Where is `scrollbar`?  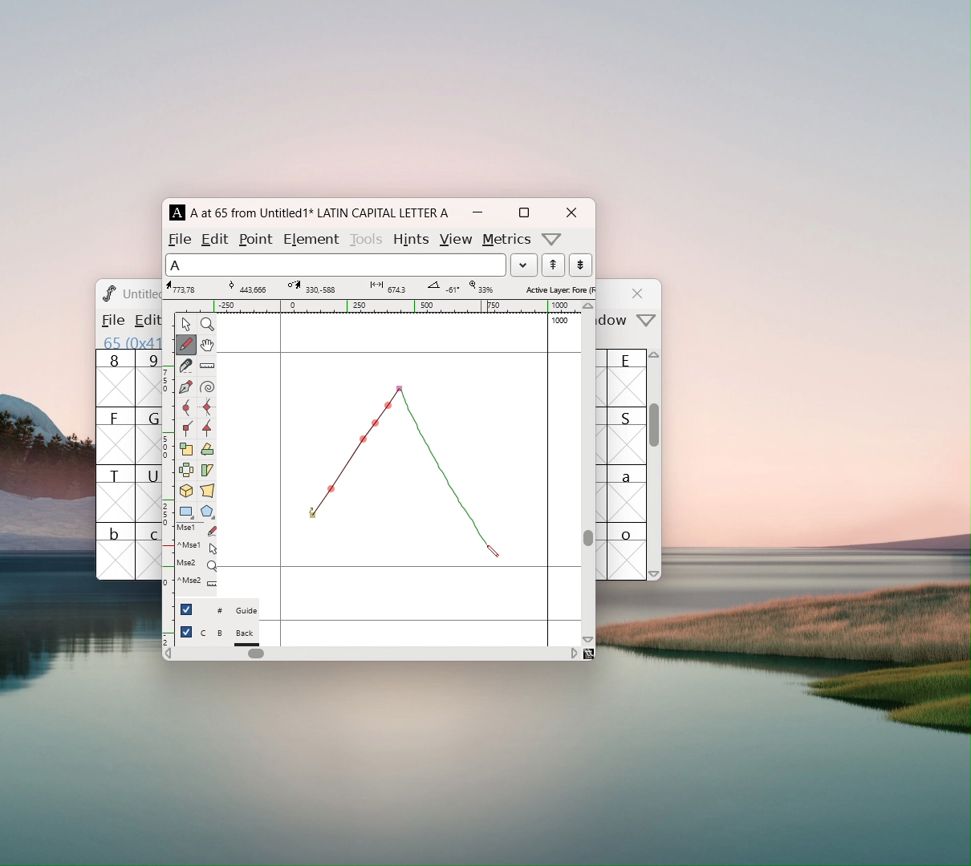
scrollbar is located at coordinates (588, 537).